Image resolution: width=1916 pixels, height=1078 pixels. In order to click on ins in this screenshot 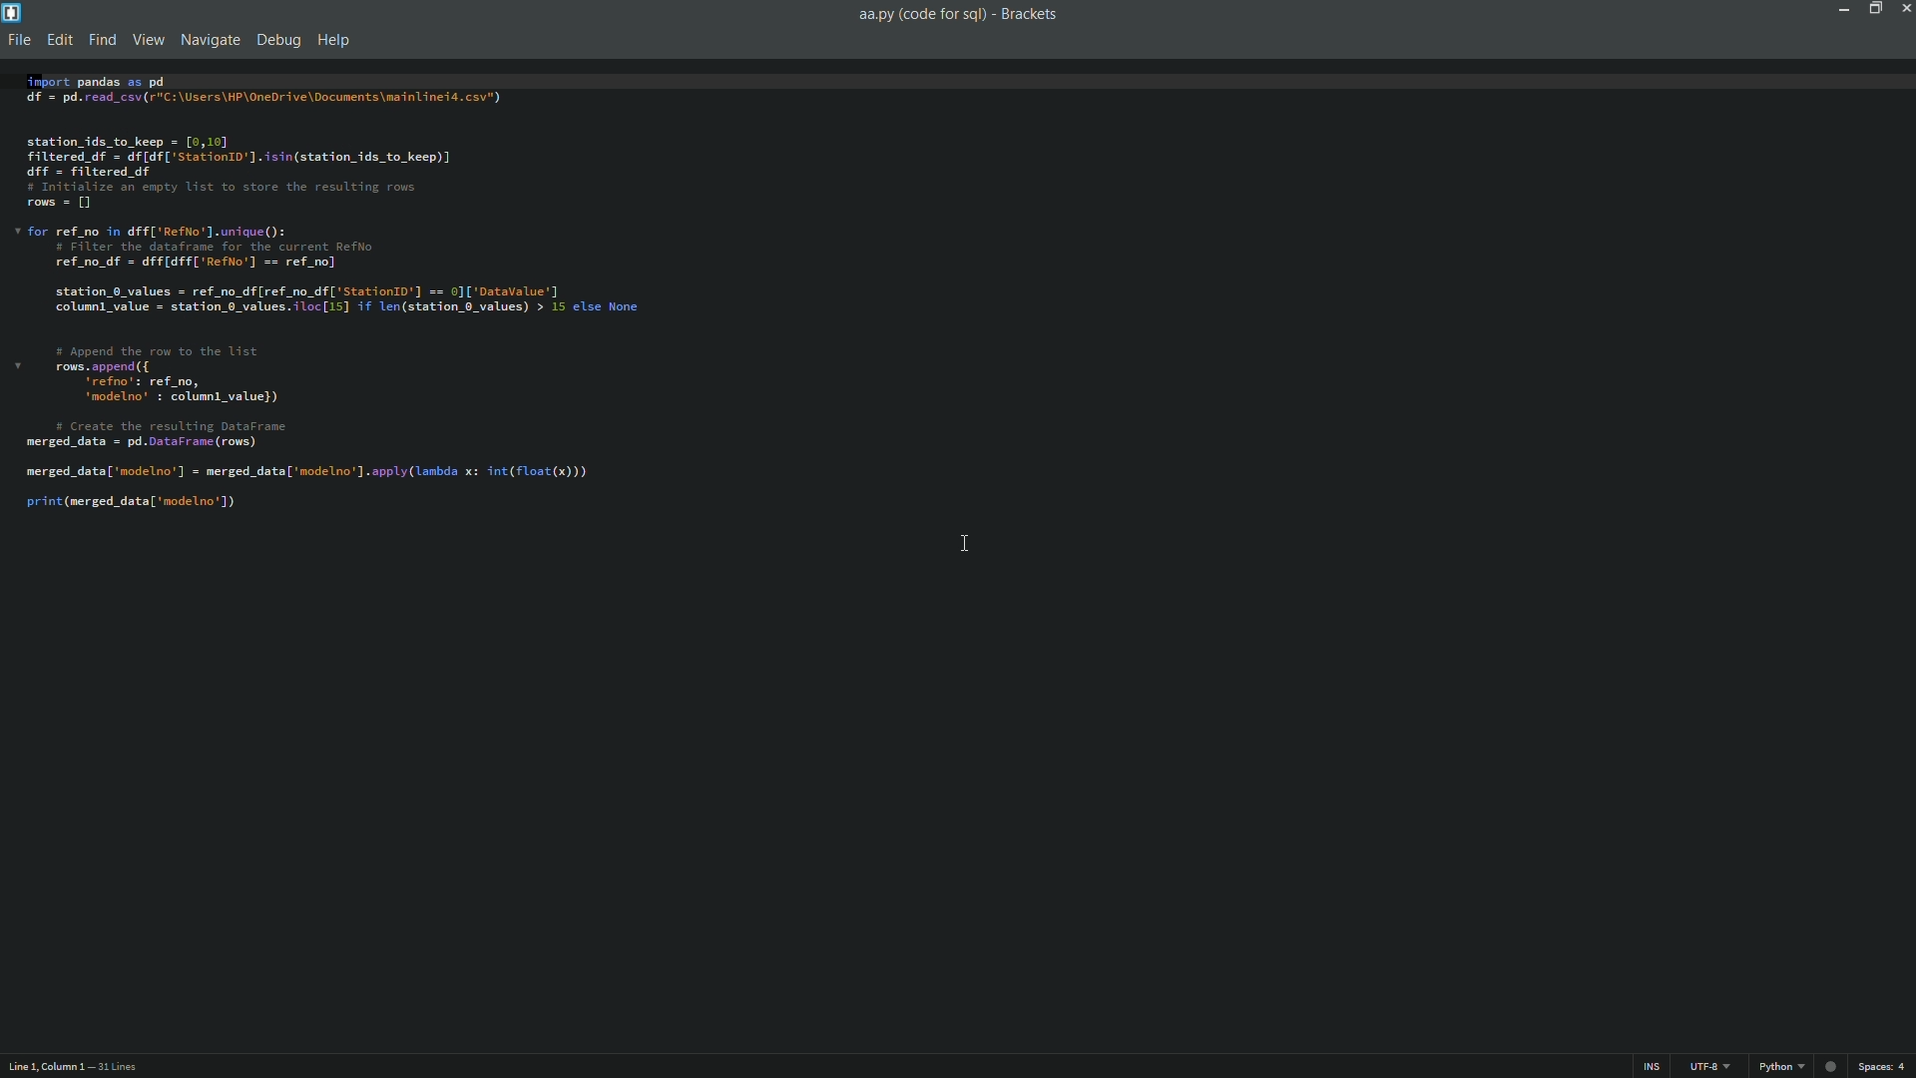, I will do `click(1651, 1066)`.